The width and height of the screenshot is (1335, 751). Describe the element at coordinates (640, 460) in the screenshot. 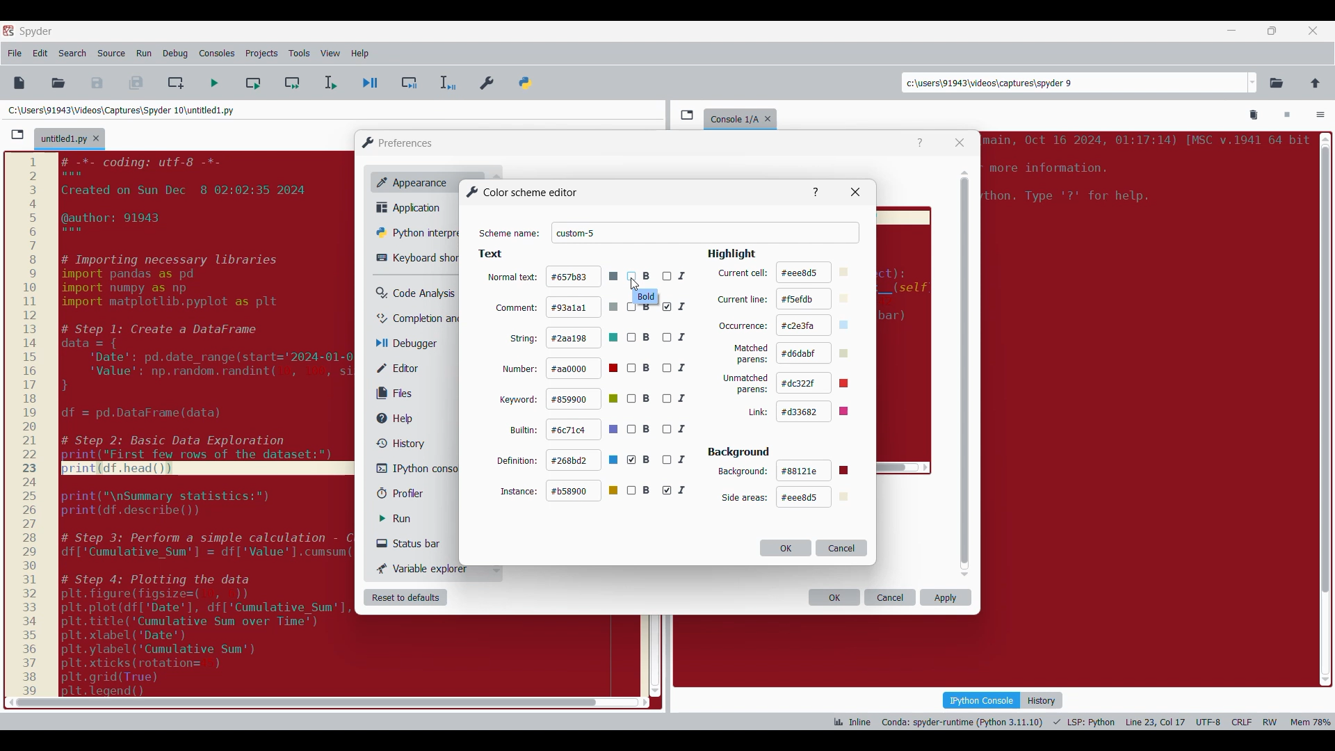

I see `B` at that location.